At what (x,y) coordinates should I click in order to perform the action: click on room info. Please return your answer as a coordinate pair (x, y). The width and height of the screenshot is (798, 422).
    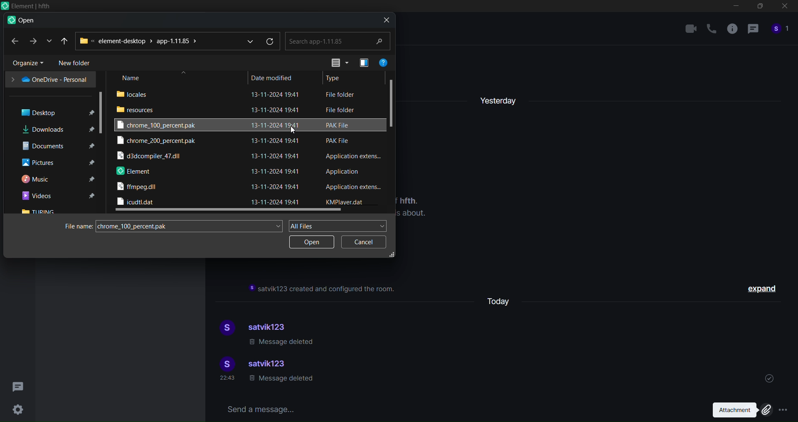
    Looking at the image, I should click on (731, 31).